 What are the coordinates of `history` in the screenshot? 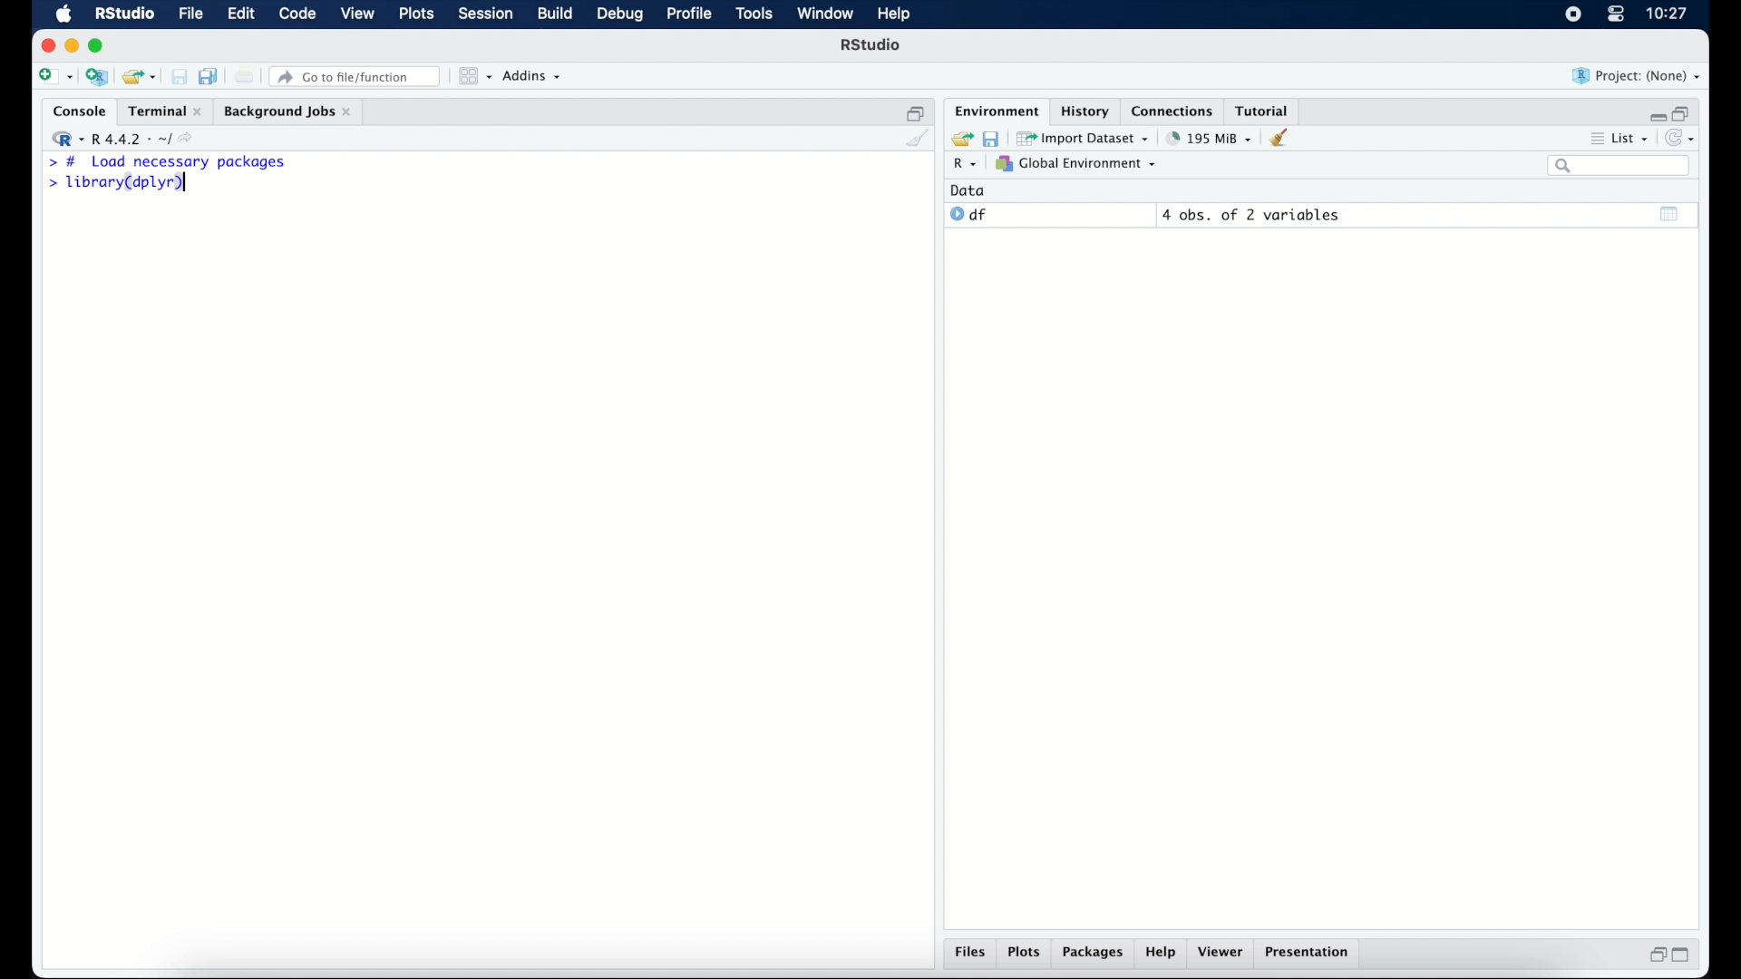 It's located at (1084, 110).